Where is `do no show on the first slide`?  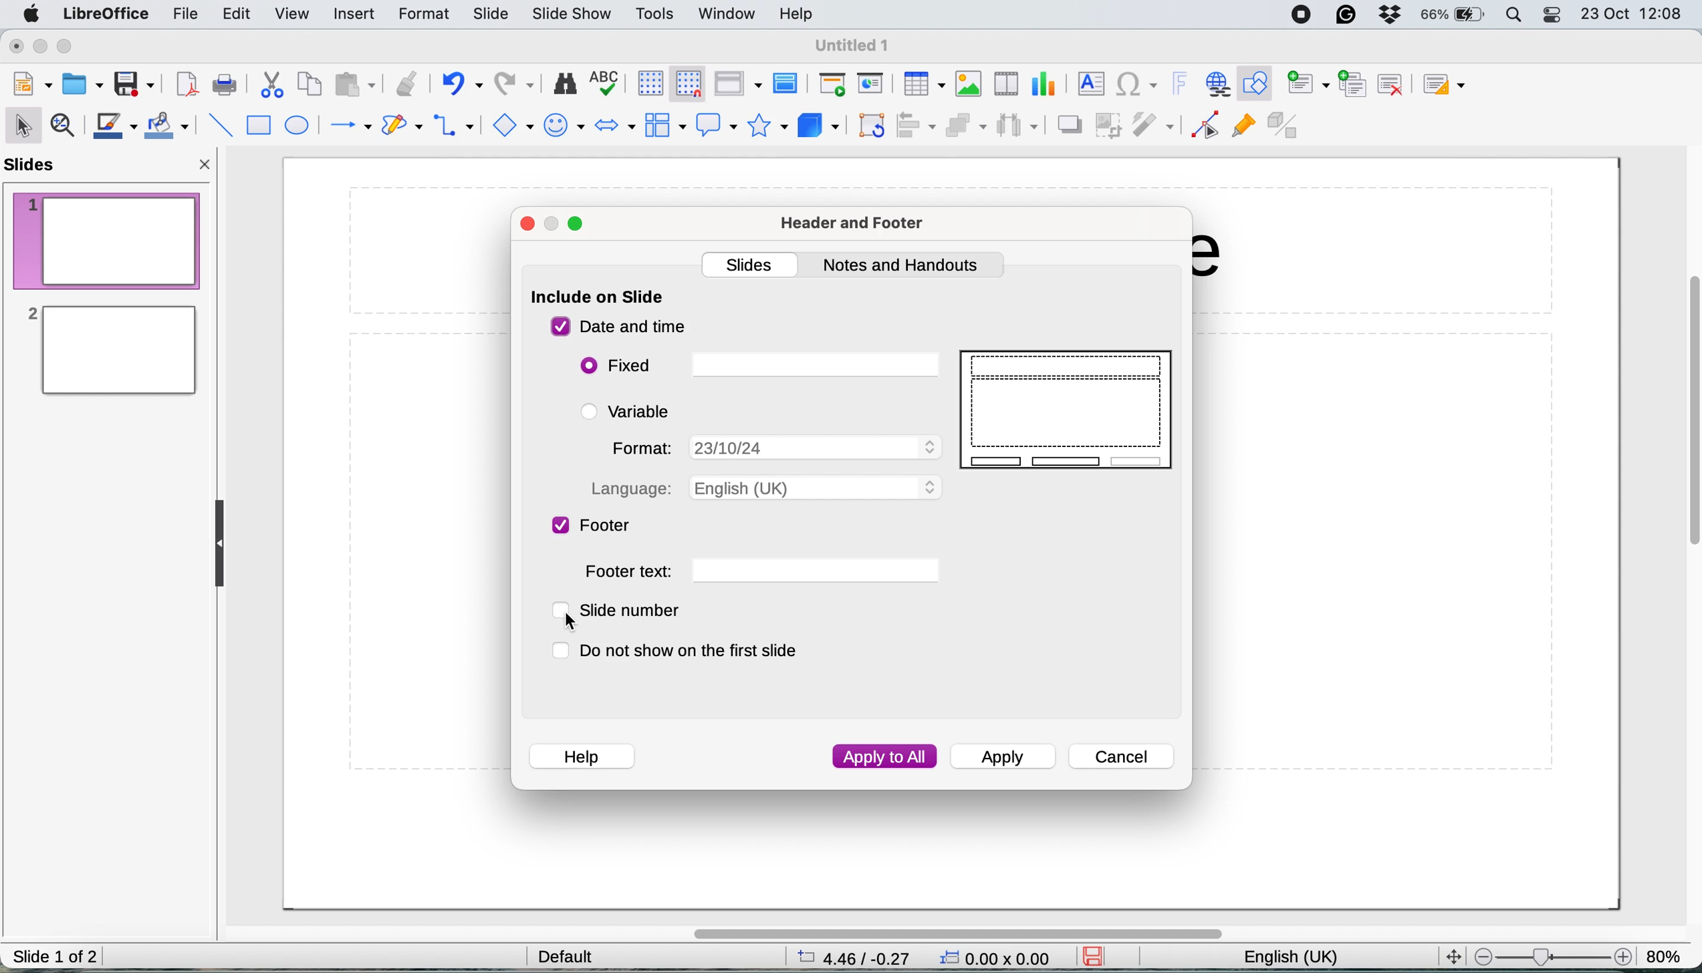
do no show on the first slide is located at coordinates (687, 651).